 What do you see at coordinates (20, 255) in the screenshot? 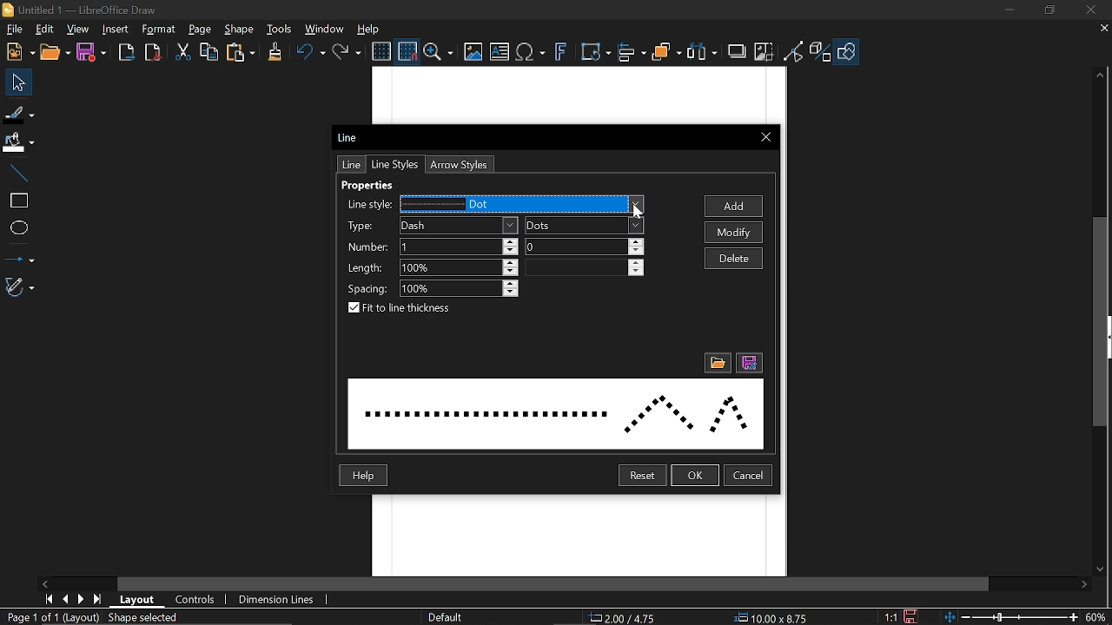
I see `Lines and arrows` at bounding box center [20, 255].